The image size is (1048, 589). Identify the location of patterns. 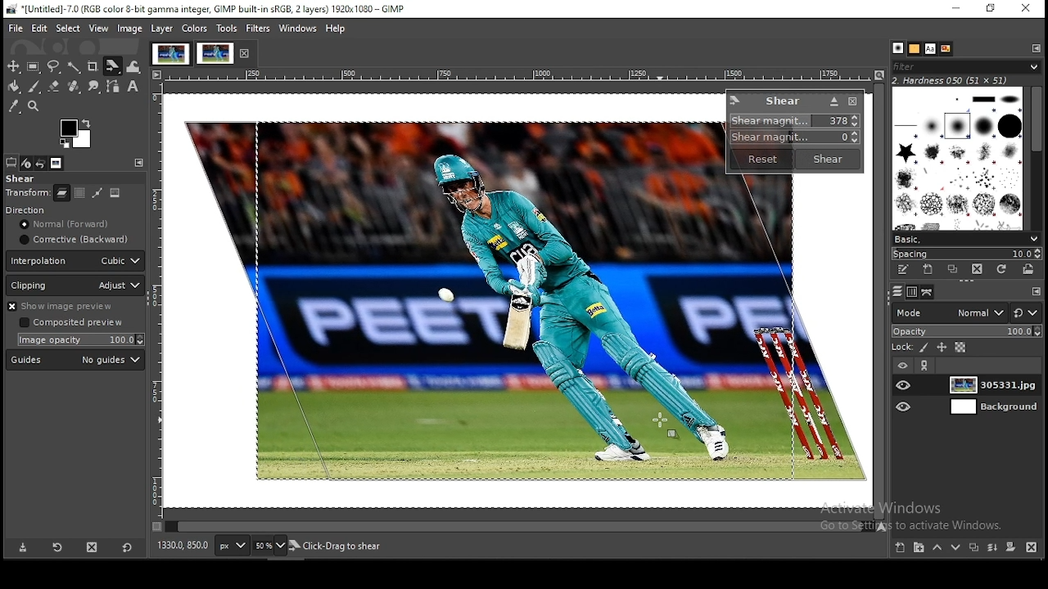
(897, 47).